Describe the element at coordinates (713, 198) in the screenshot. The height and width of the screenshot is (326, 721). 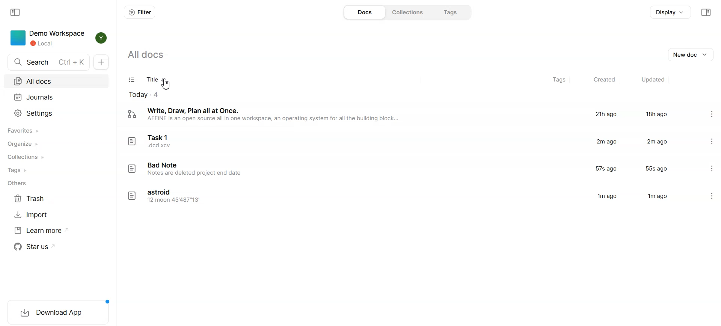
I see `Settings` at that location.